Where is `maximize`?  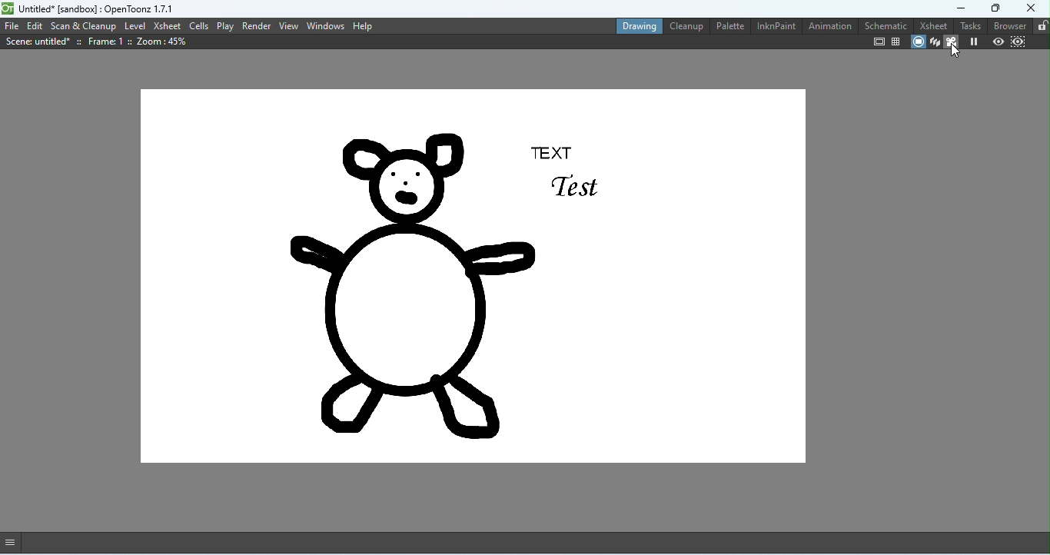 maximize is located at coordinates (992, 8).